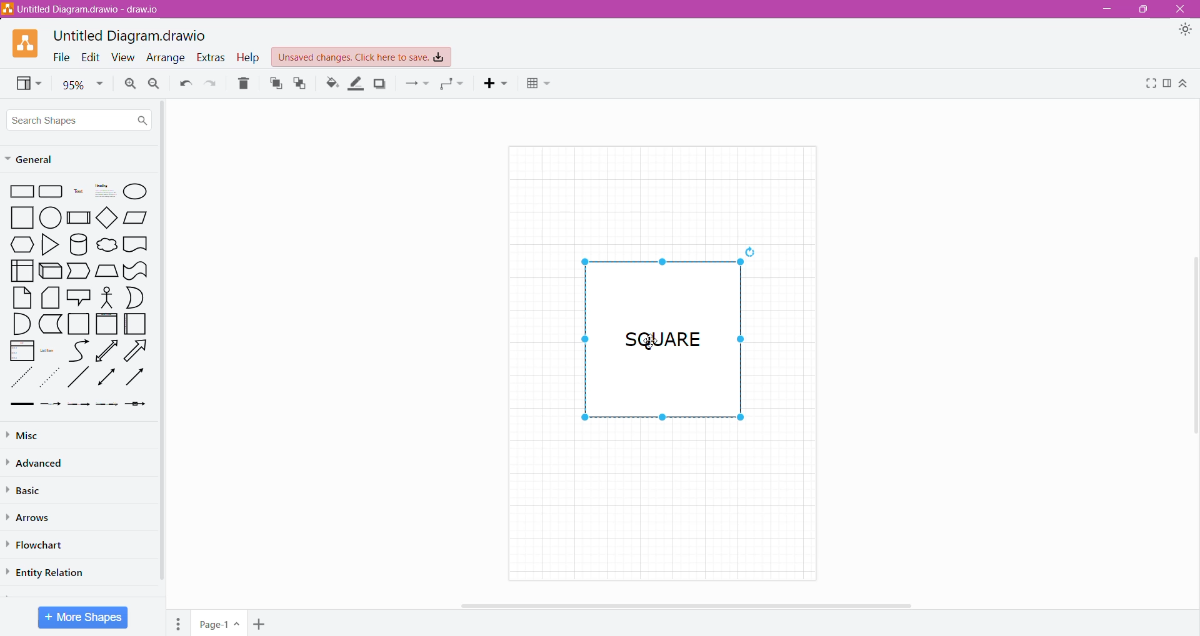  Describe the element at coordinates (86, 9) in the screenshot. I see `Diagram Title.draw.io - Application Name` at that location.